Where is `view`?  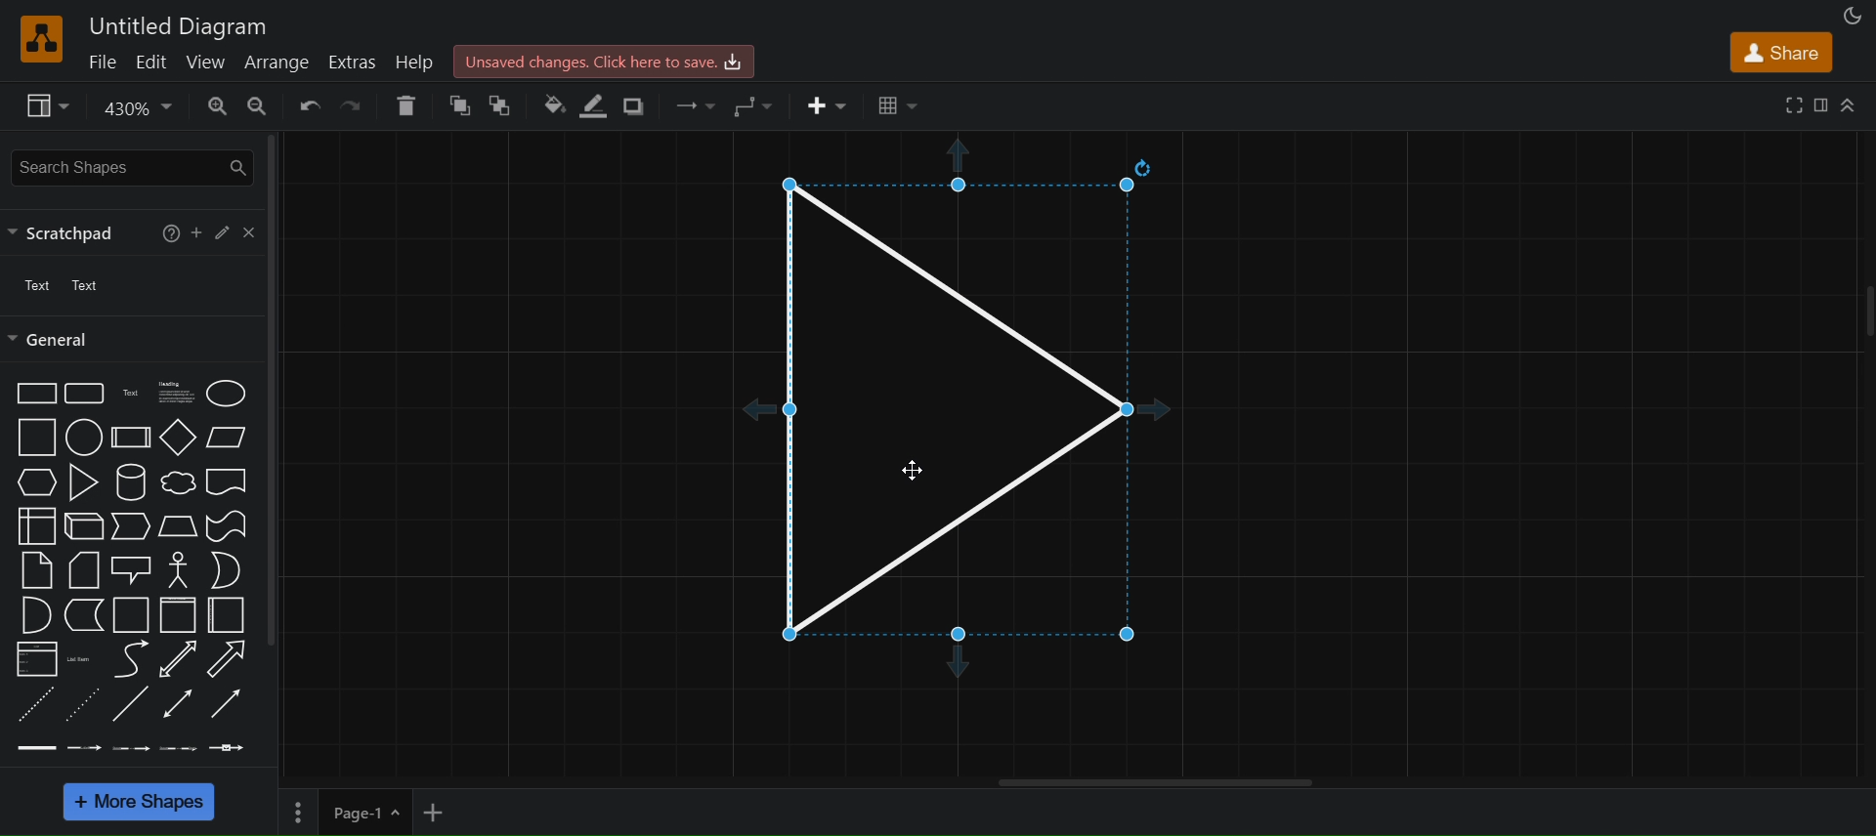 view is located at coordinates (47, 105).